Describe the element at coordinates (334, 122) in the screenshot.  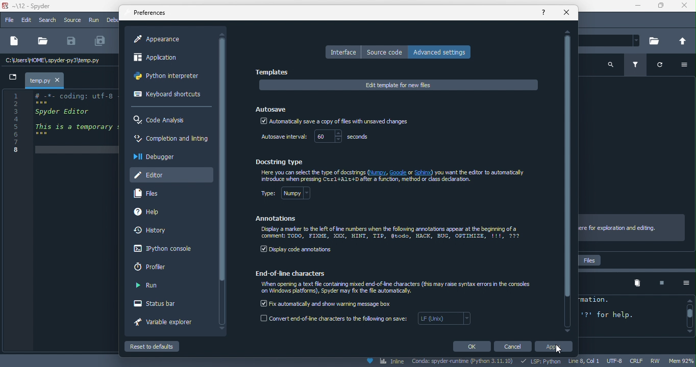
I see `automatically save a copy of files with unsaved charges` at that location.